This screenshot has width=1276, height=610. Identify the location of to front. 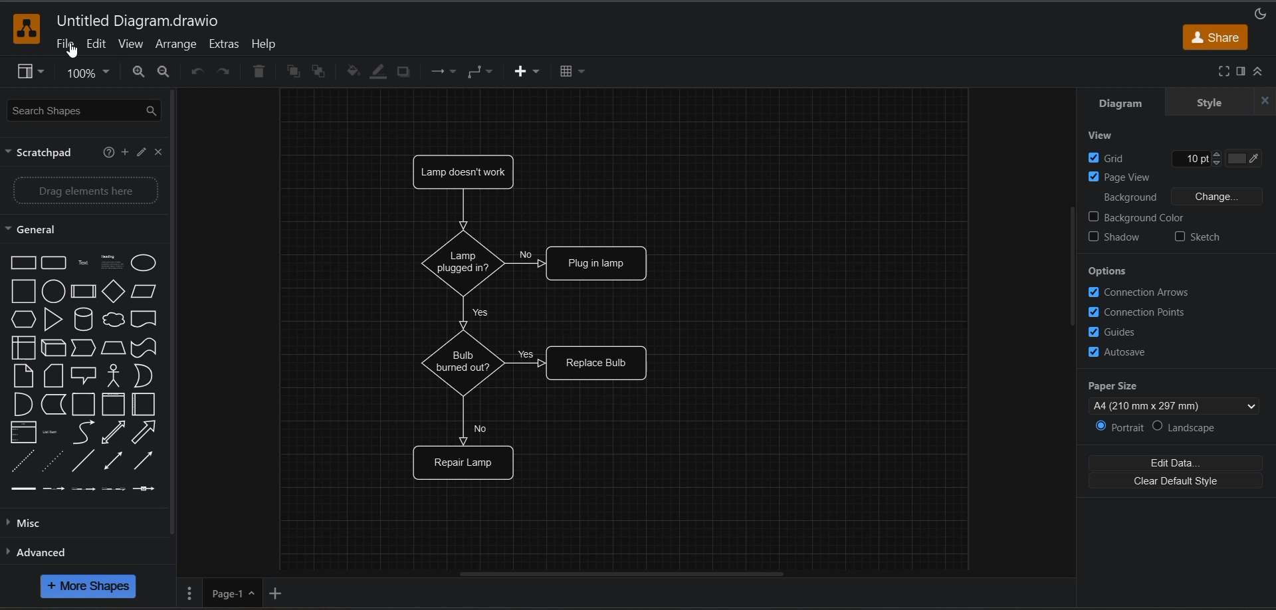
(291, 69).